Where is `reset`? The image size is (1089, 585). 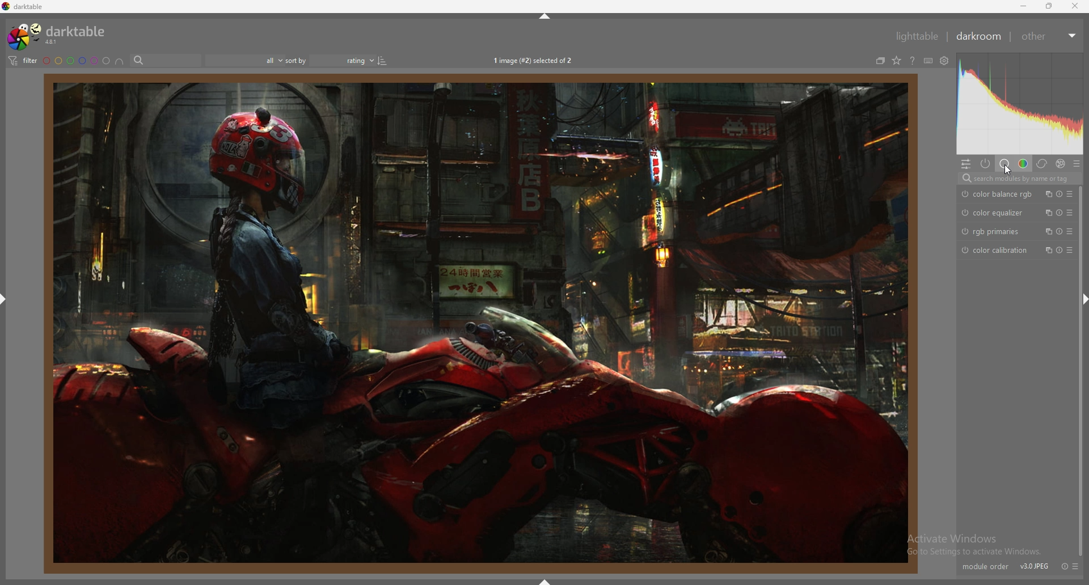
reset is located at coordinates (1063, 567).